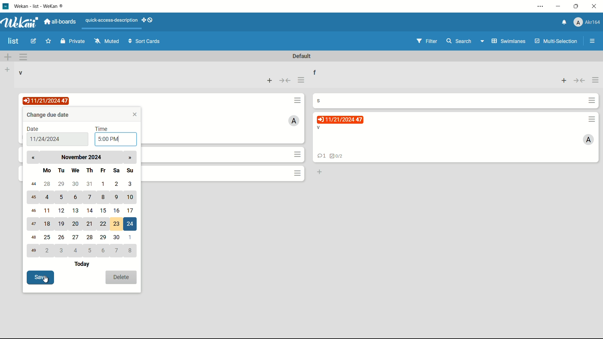  I want to click on 46, so click(33, 210).